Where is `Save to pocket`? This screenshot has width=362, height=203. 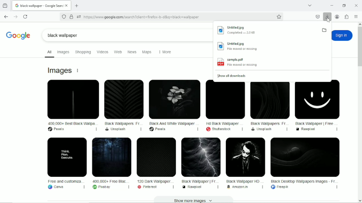 Save to pocket is located at coordinates (318, 17).